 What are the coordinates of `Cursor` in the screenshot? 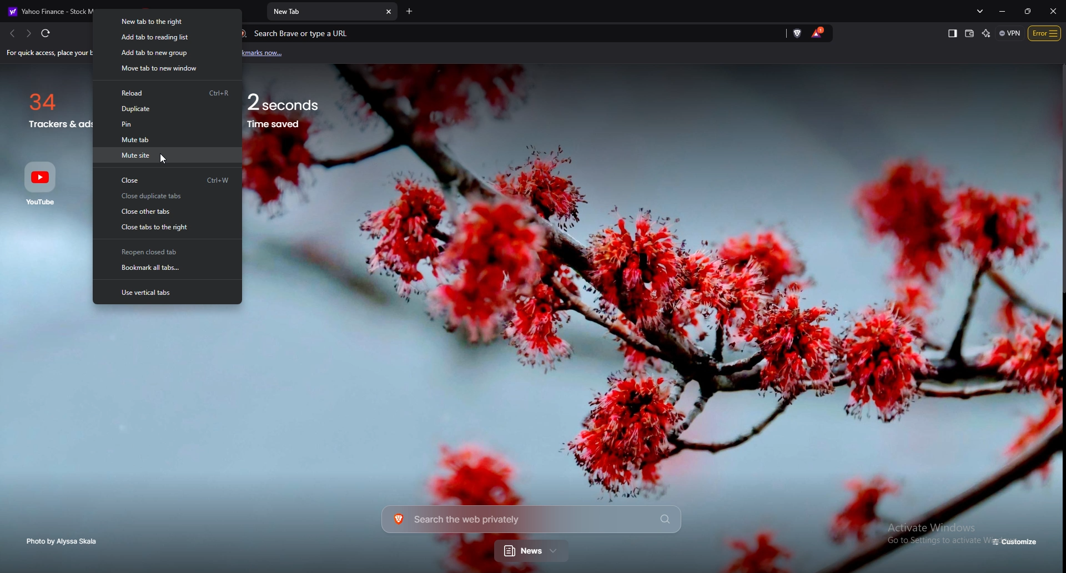 It's located at (166, 160).